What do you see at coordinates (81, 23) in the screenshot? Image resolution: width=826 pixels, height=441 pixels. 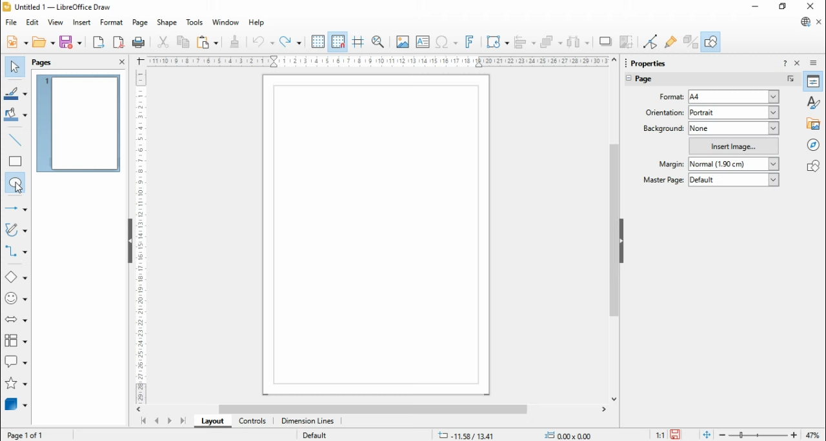 I see `insert` at bounding box center [81, 23].